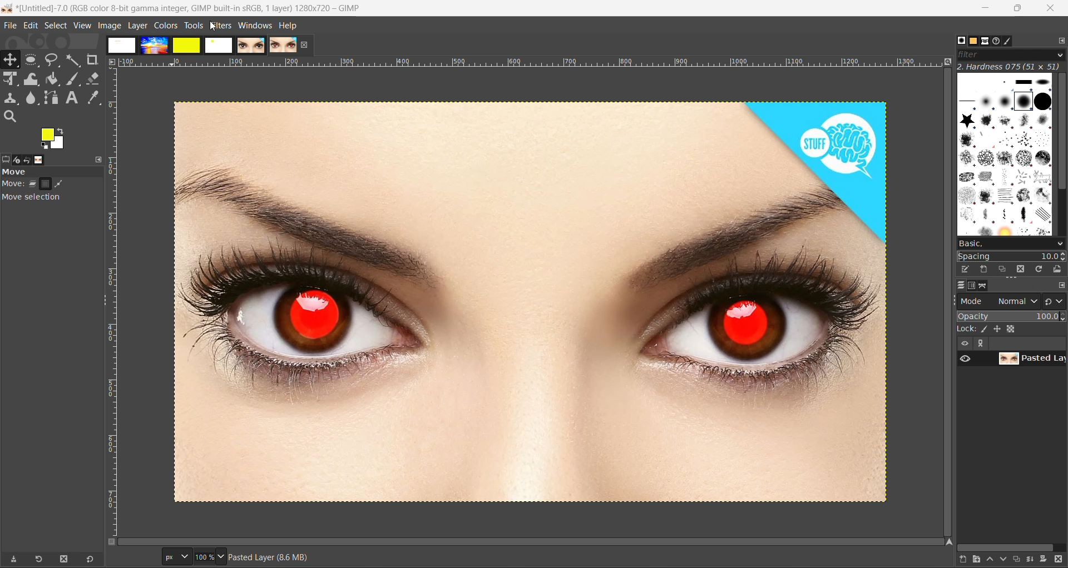 The height and width of the screenshot is (568, 1068). What do you see at coordinates (53, 79) in the screenshot?
I see `paint bucket` at bounding box center [53, 79].